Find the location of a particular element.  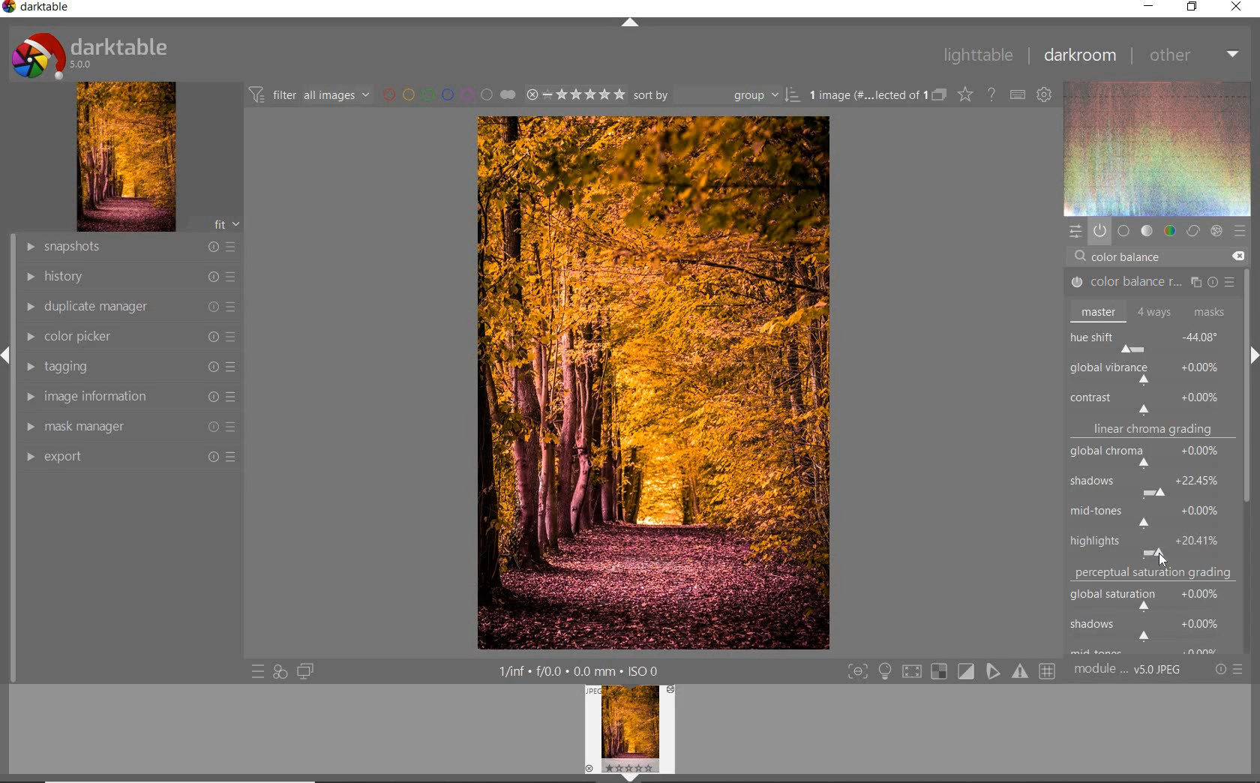

mid-tones is located at coordinates (1149, 514).